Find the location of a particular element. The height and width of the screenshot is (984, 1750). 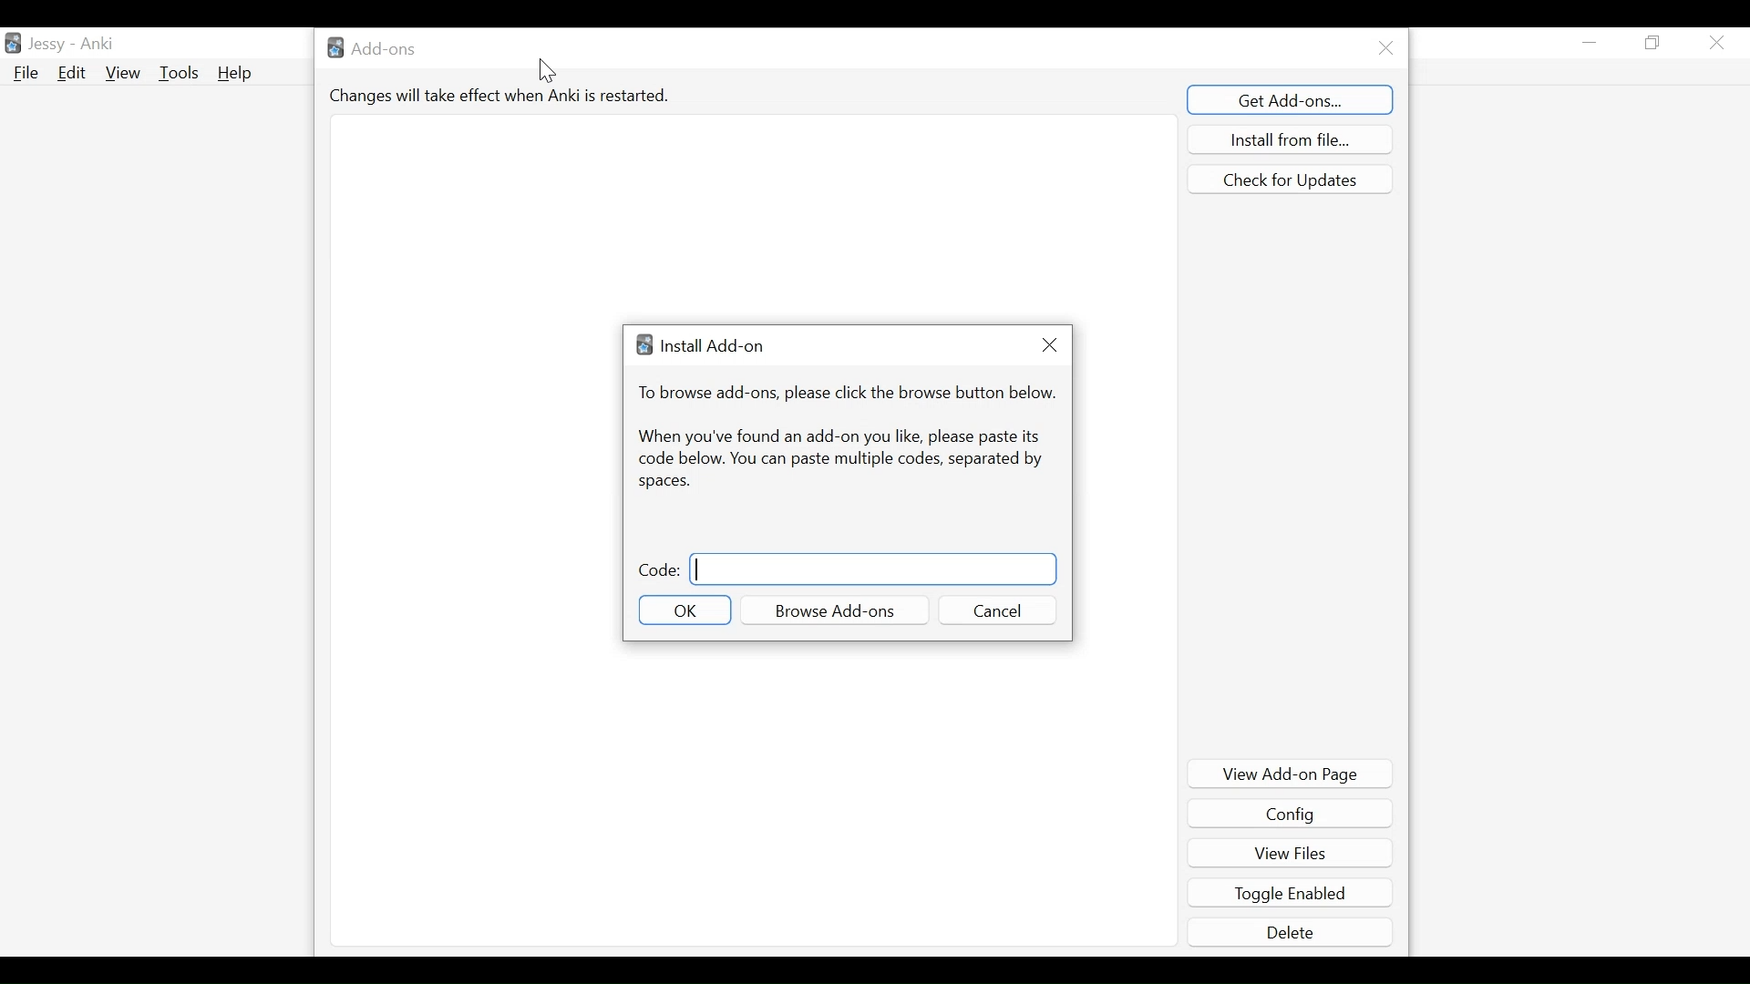

Code Field is located at coordinates (874, 569).